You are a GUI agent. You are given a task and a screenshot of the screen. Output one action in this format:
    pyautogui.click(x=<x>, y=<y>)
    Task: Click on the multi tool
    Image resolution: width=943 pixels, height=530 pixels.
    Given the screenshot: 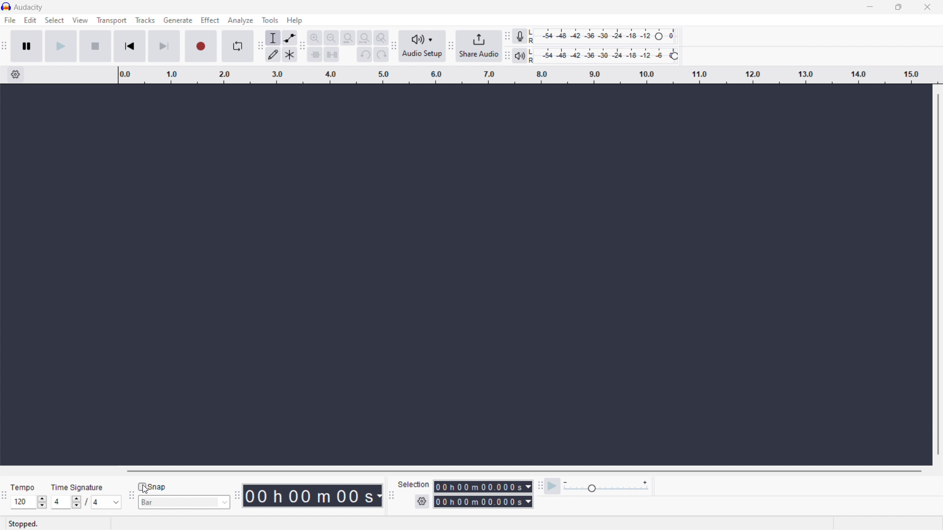 What is the action you would take?
    pyautogui.click(x=289, y=55)
    